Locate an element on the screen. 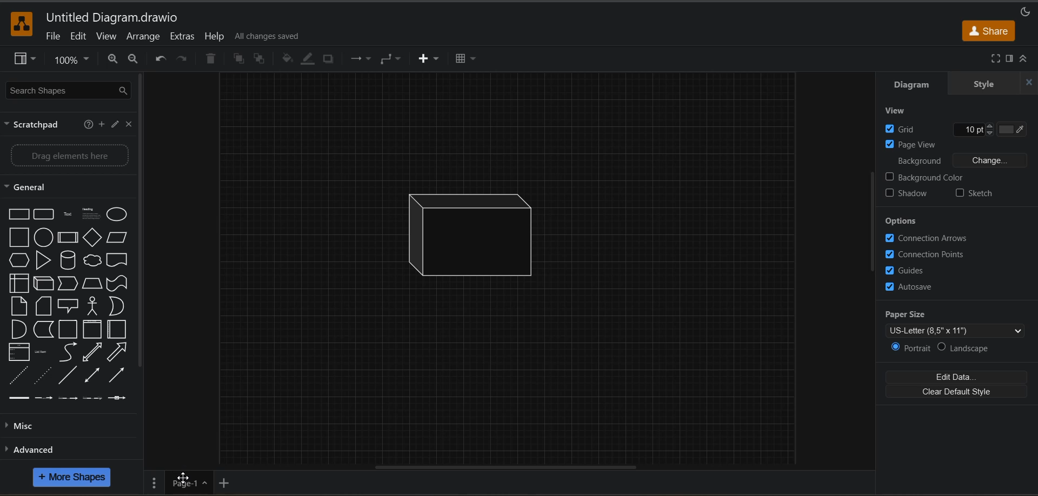 The image size is (1038, 496). Drag elements here is located at coordinates (70, 155).